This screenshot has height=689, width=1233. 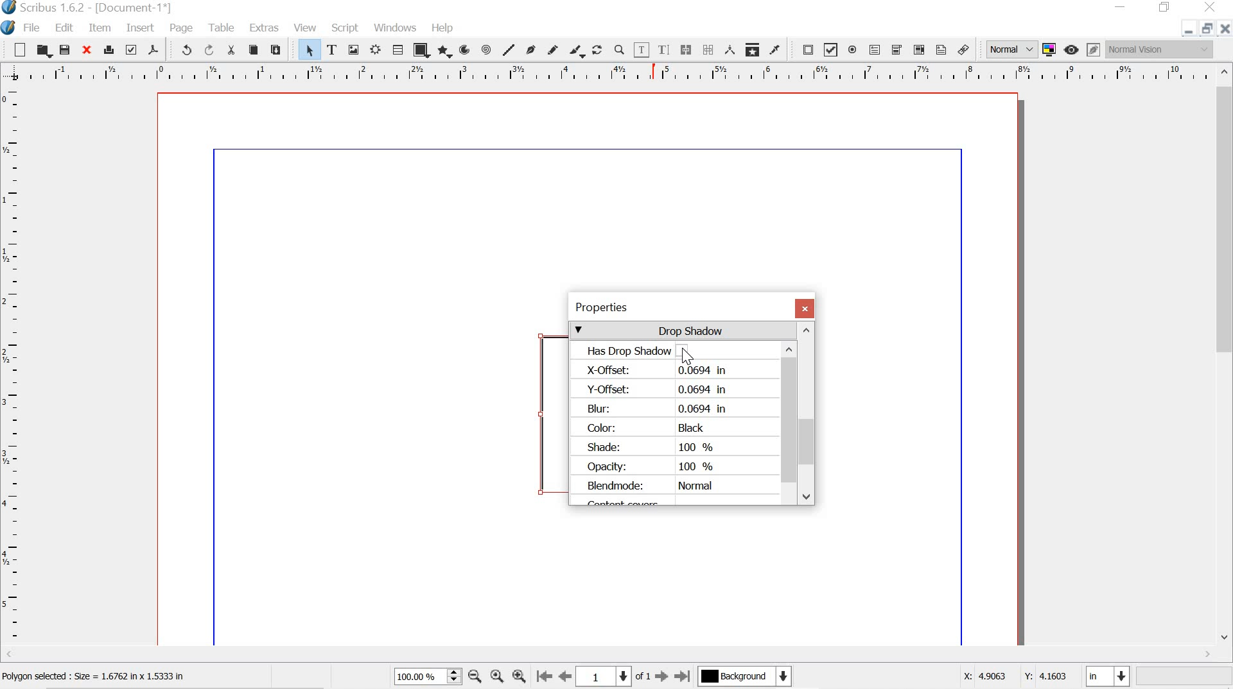 I want to click on HELP, so click(x=444, y=26).